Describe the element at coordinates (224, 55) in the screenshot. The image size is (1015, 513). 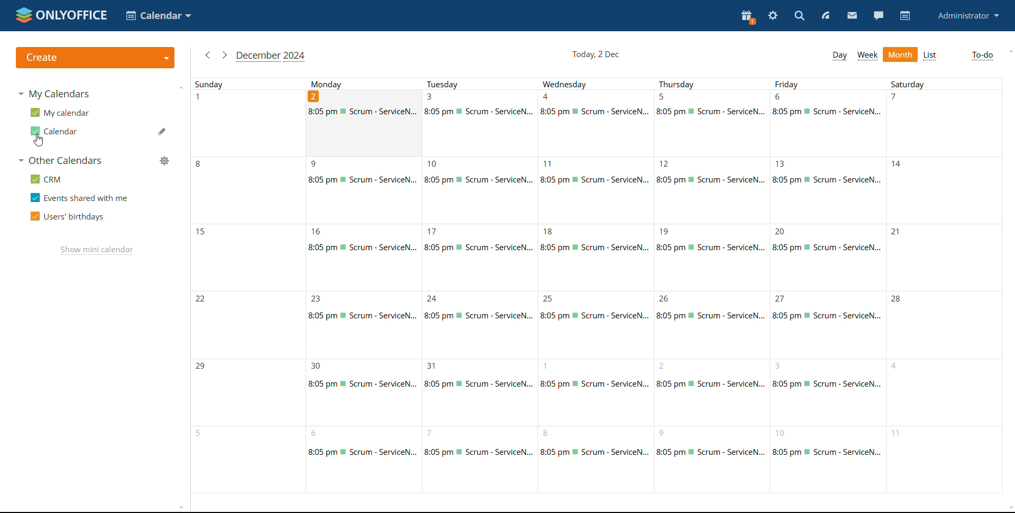
I see `next month` at that location.